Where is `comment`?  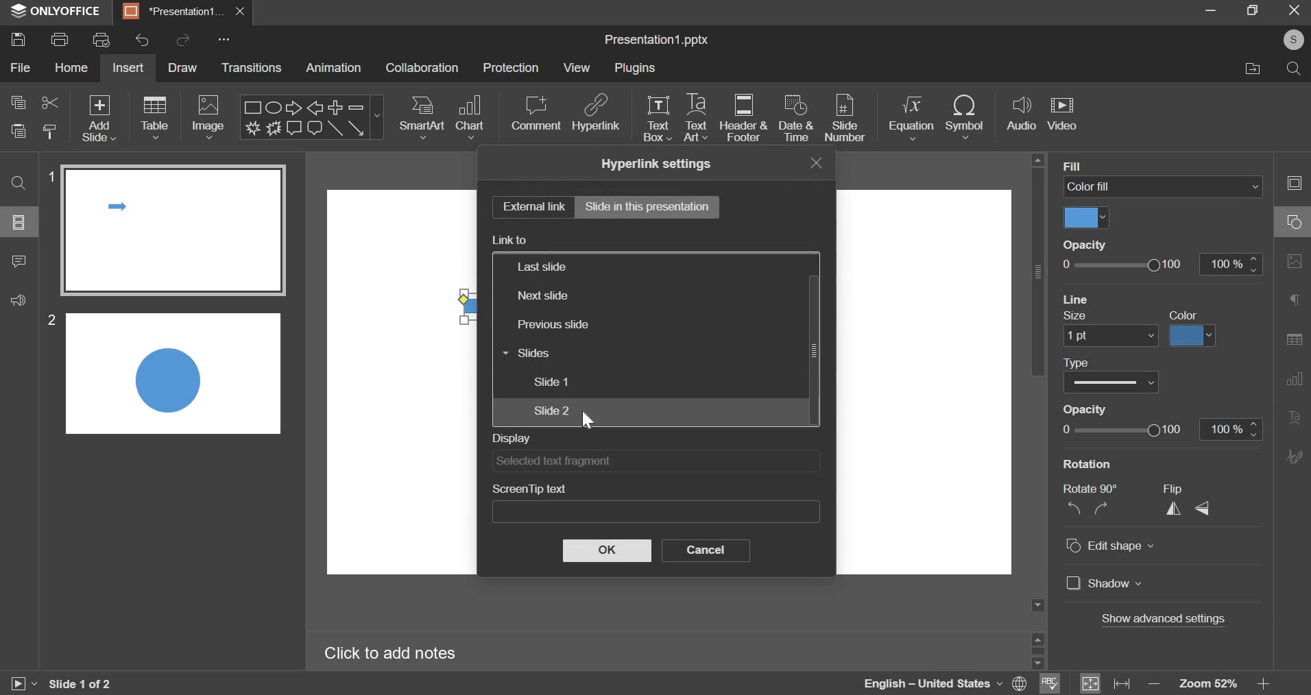
comment is located at coordinates (19, 260).